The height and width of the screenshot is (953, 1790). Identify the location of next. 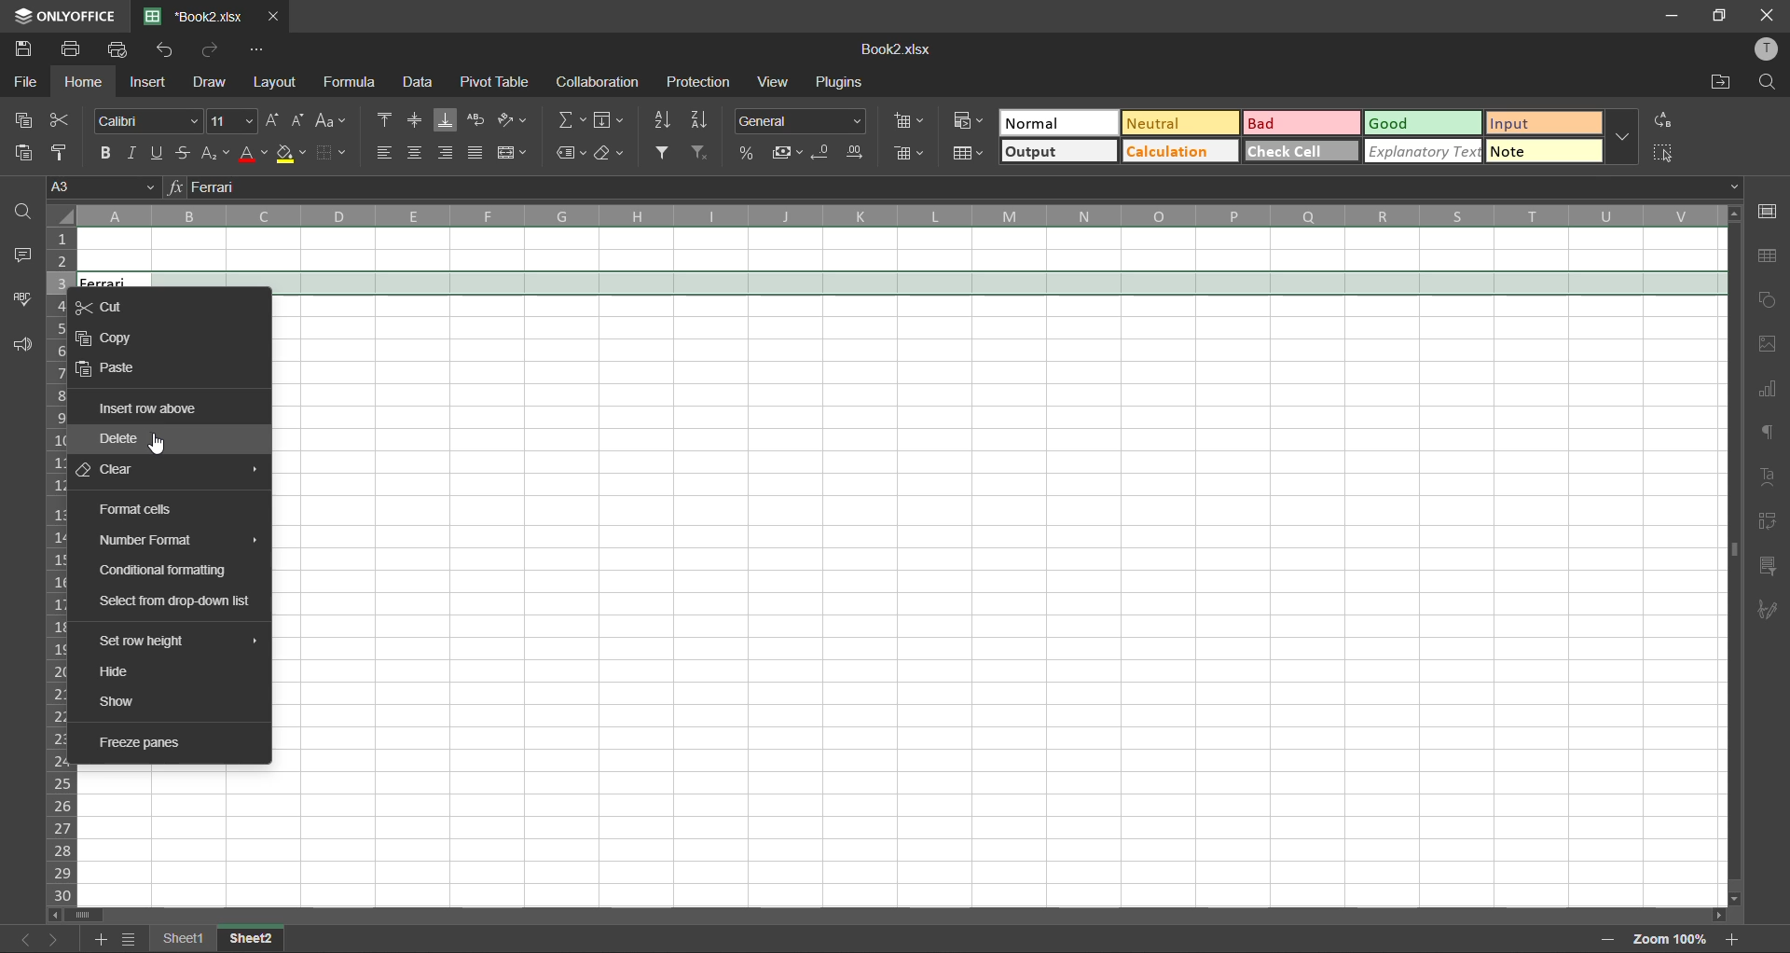
(59, 938).